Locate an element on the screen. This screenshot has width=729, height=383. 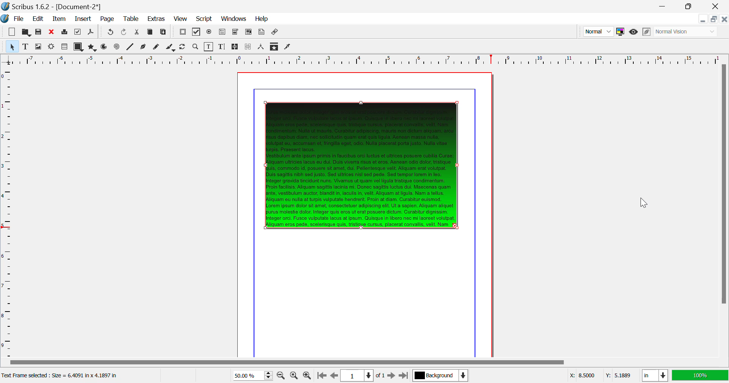
Item is located at coordinates (60, 19).